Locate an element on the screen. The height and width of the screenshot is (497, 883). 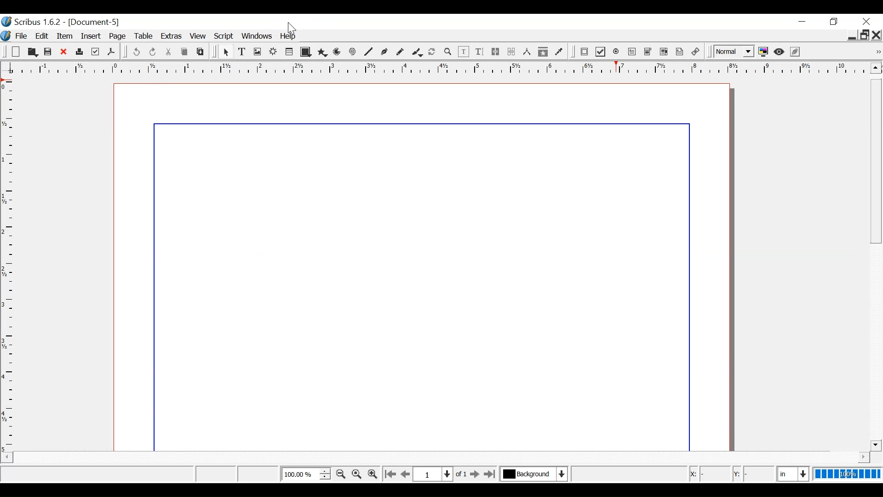
Redo is located at coordinates (153, 52).